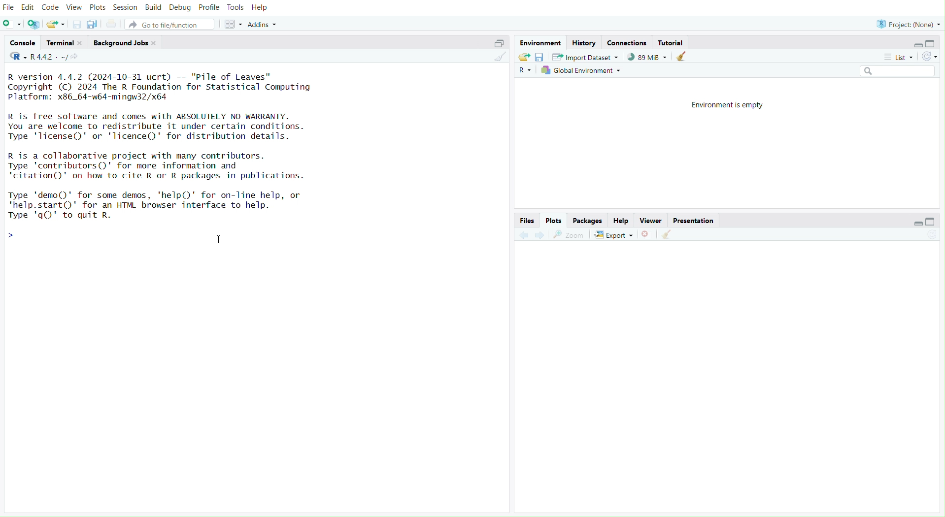 The width and height of the screenshot is (945, 517). I want to click on New File, so click(12, 24).